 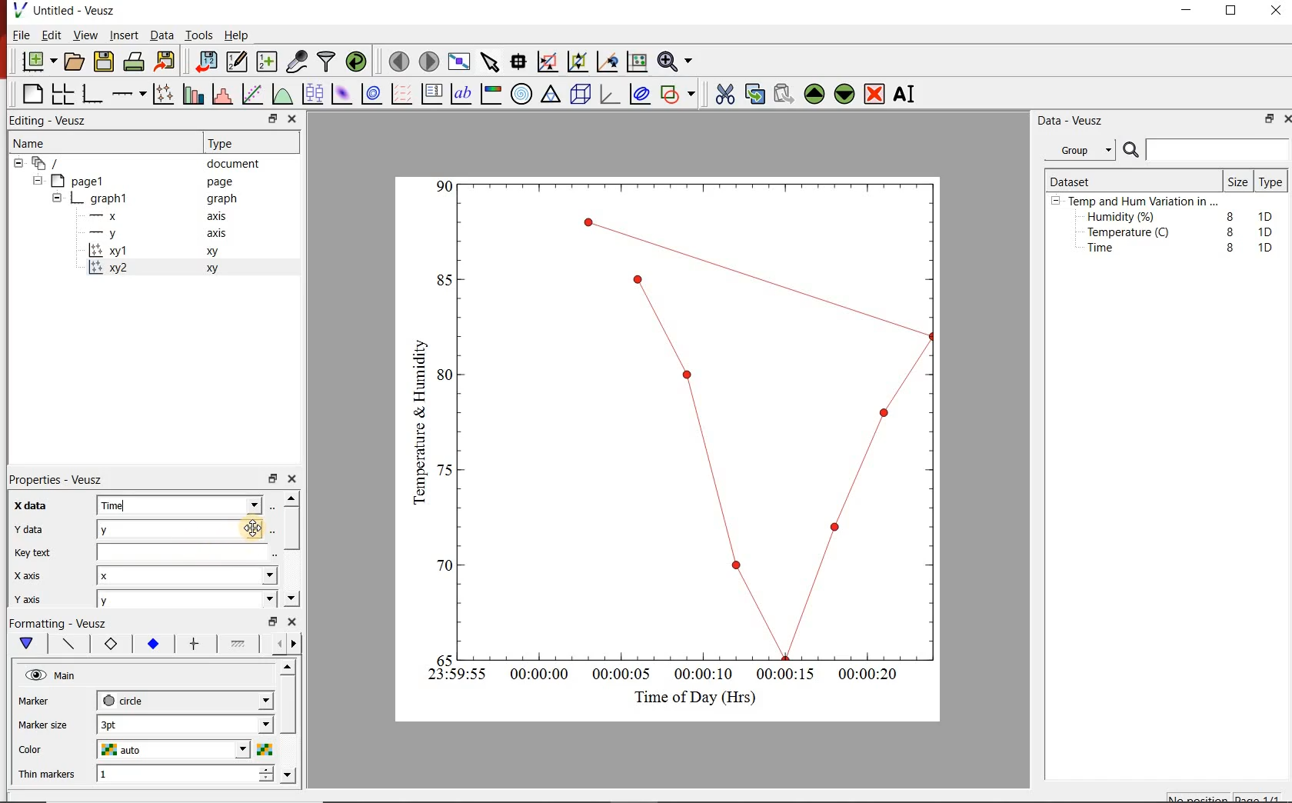 I want to click on Select using dataset browser, so click(x=273, y=529).